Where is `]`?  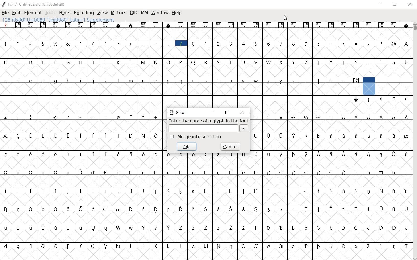
] is located at coordinates (344, 62).